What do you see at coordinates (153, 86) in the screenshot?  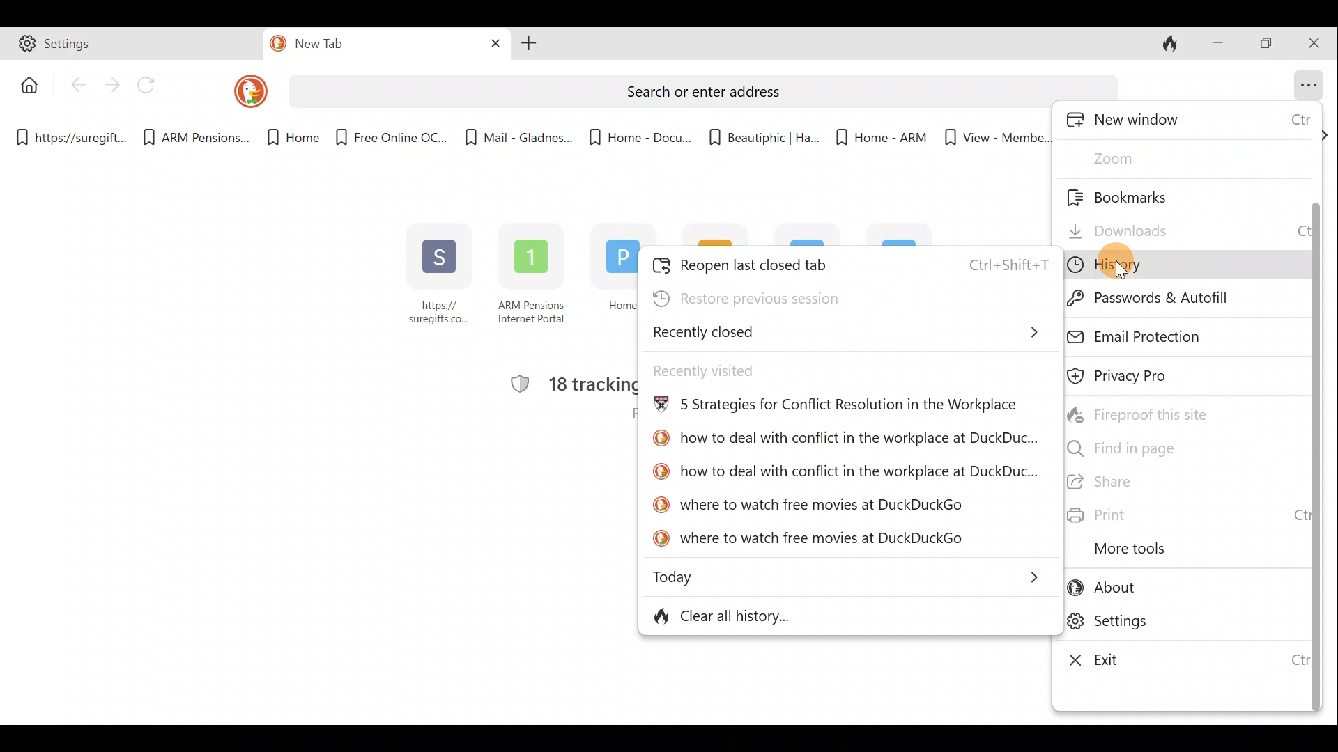 I see `Reload` at bounding box center [153, 86].